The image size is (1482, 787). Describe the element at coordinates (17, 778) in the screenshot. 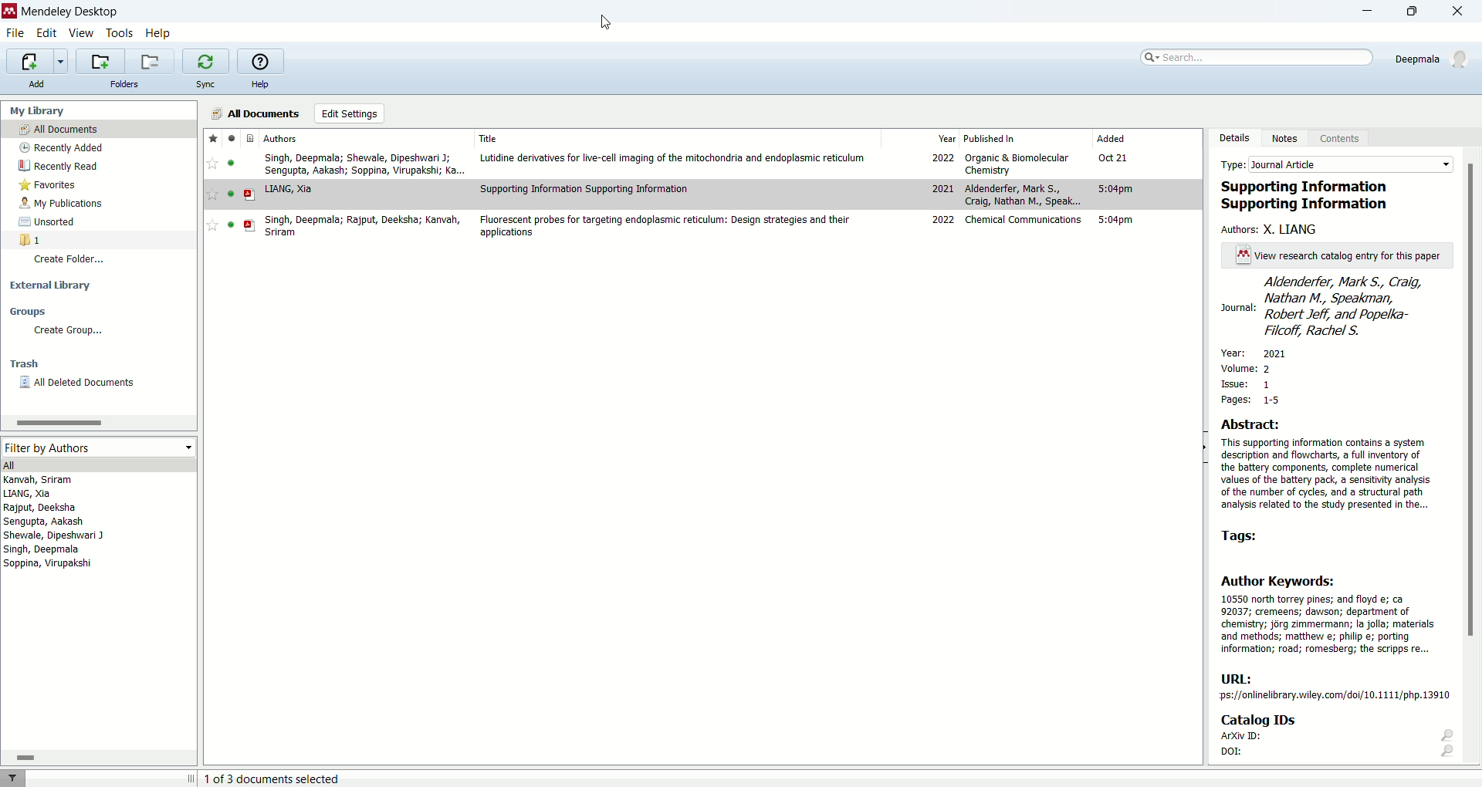

I see `filter` at that location.